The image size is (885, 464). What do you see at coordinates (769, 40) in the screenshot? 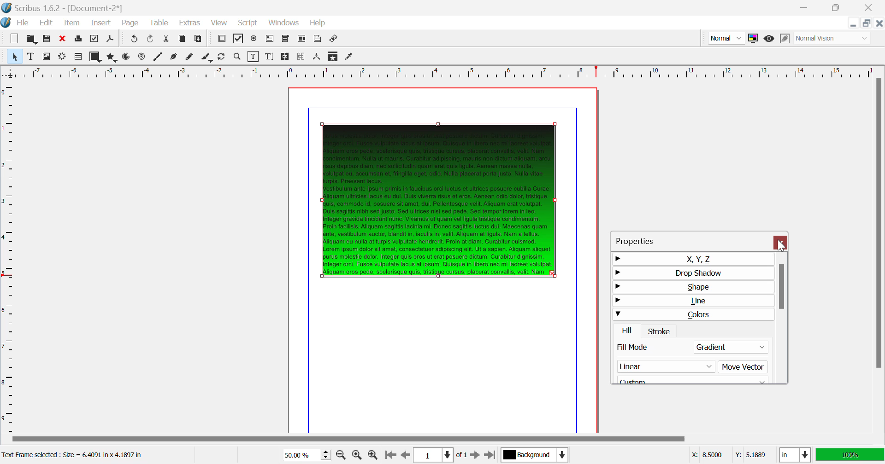
I see `Preview Mode` at bounding box center [769, 40].